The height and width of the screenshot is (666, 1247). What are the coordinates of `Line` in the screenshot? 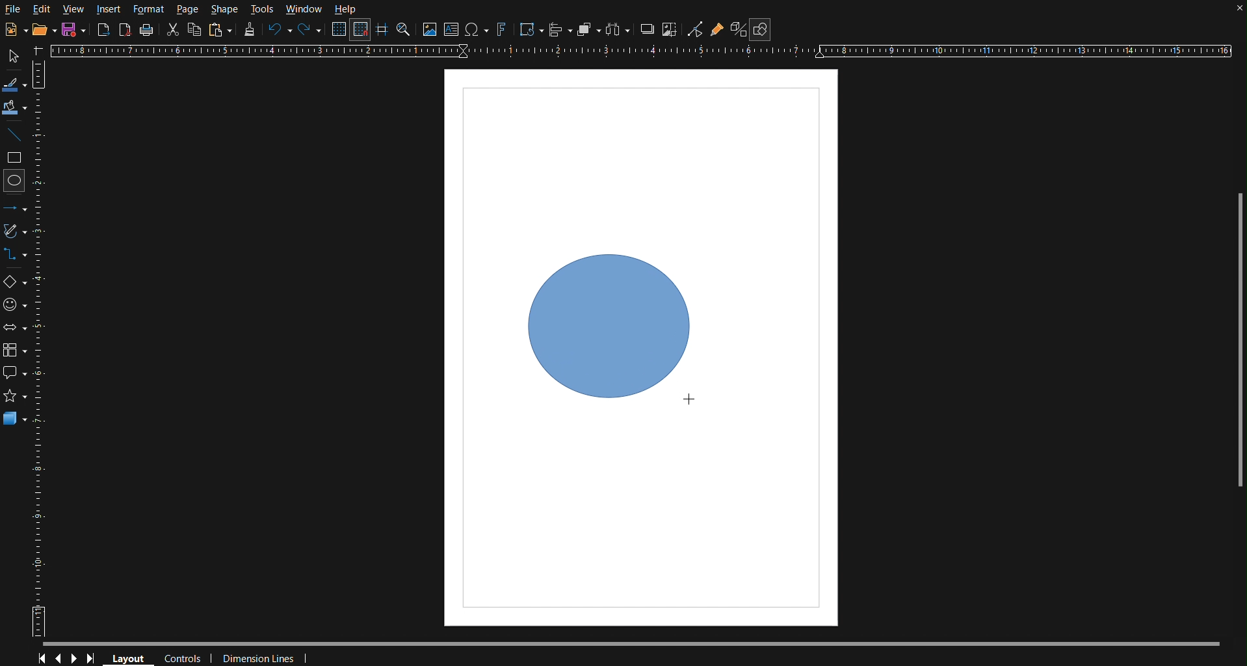 It's located at (16, 135).